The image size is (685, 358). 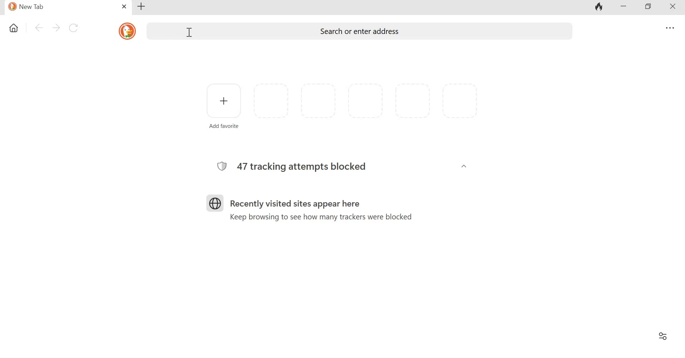 What do you see at coordinates (309, 168) in the screenshot?
I see `47 tracking attempts blocked` at bounding box center [309, 168].